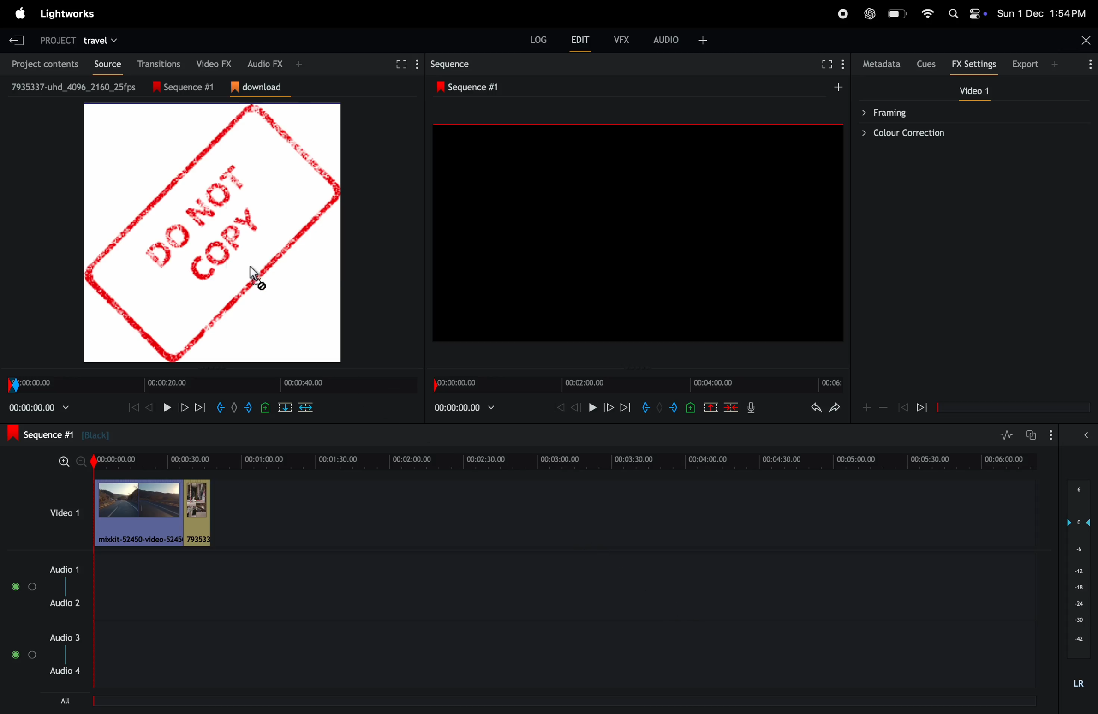  I want to click on forward, so click(183, 407).